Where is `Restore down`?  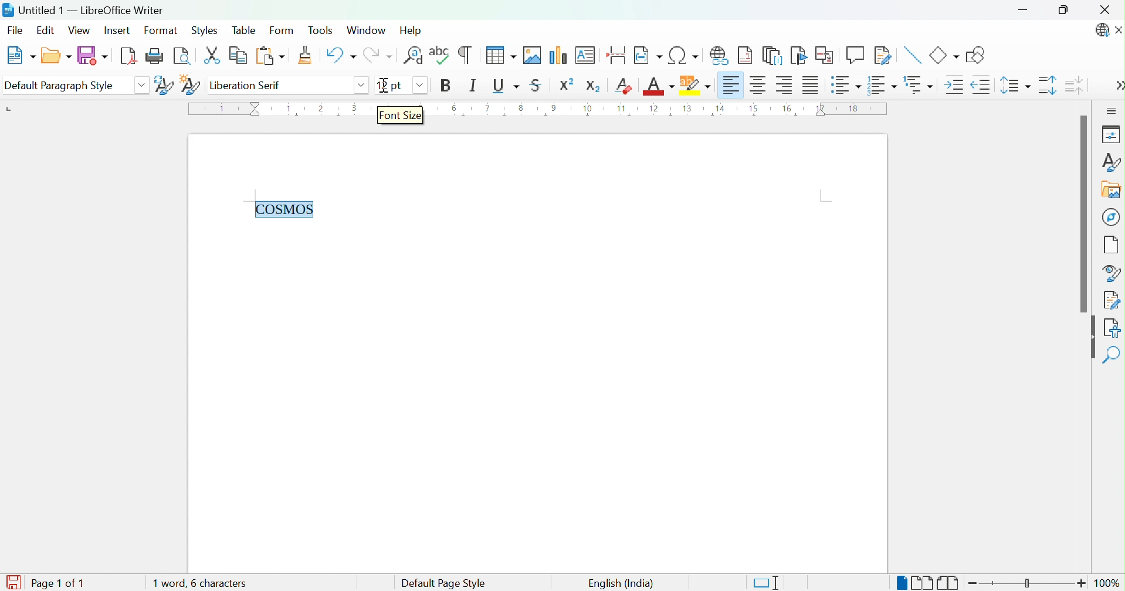 Restore down is located at coordinates (1065, 11).